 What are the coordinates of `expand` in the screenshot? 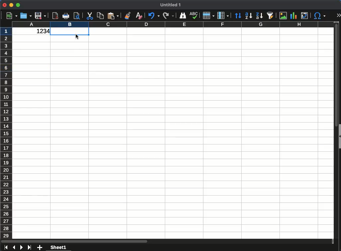 It's located at (338, 16).